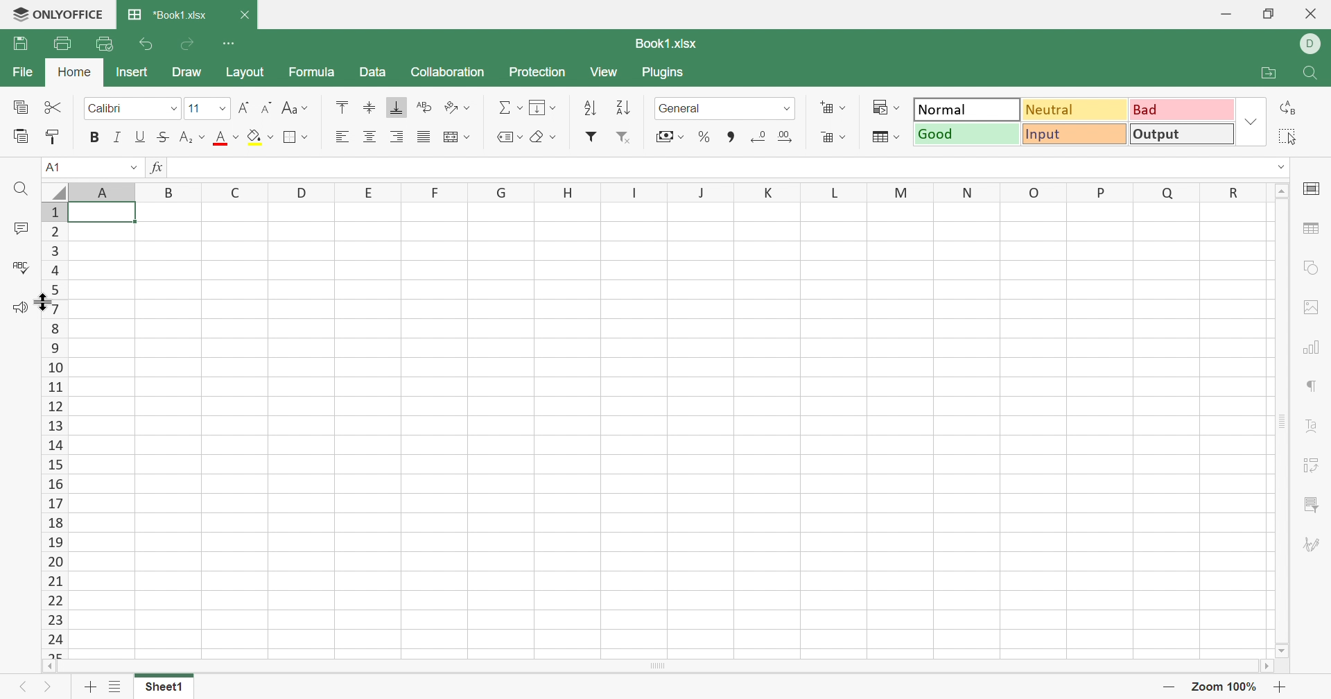 The image size is (1331, 699). What do you see at coordinates (165, 688) in the screenshot?
I see `Sheet1` at bounding box center [165, 688].